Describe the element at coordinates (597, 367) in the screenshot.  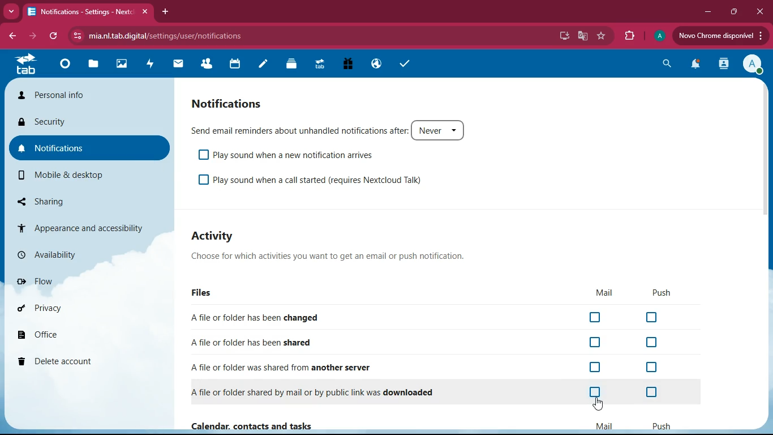
I see `off` at that location.